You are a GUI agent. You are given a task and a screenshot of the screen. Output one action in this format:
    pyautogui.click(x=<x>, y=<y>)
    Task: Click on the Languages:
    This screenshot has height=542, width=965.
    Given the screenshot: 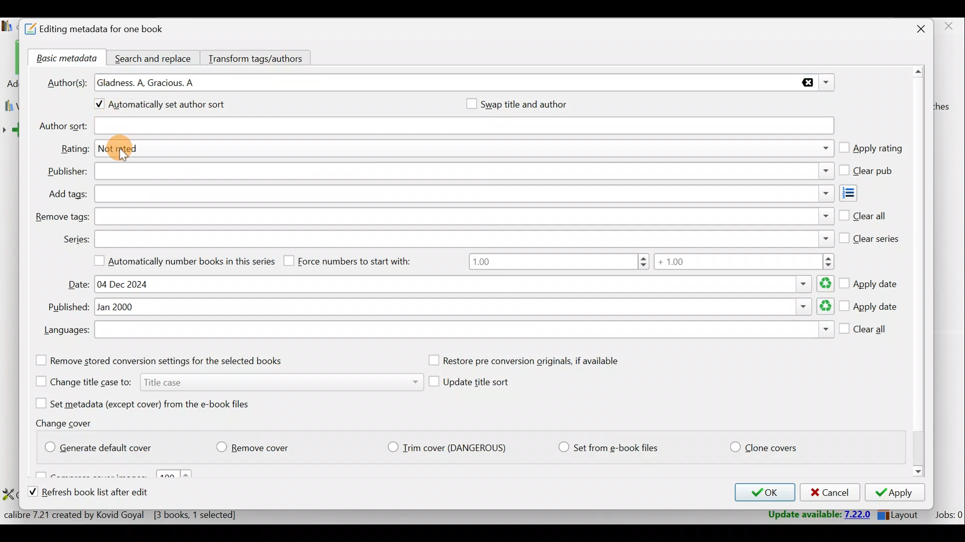 What is the action you would take?
    pyautogui.click(x=65, y=331)
    